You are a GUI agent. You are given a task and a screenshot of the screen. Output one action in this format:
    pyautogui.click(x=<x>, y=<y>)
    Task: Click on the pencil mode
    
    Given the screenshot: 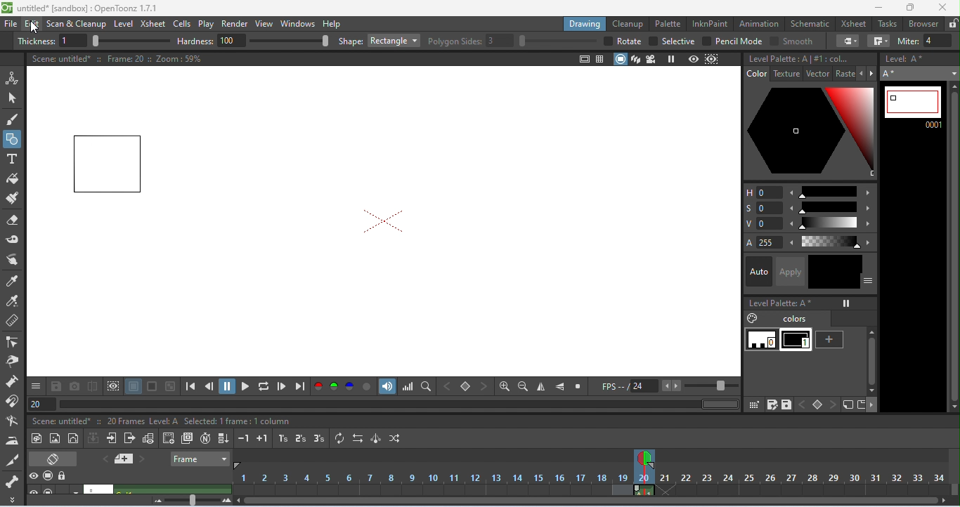 What is the action you would take?
    pyautogui.click(x=732, y=41)
    